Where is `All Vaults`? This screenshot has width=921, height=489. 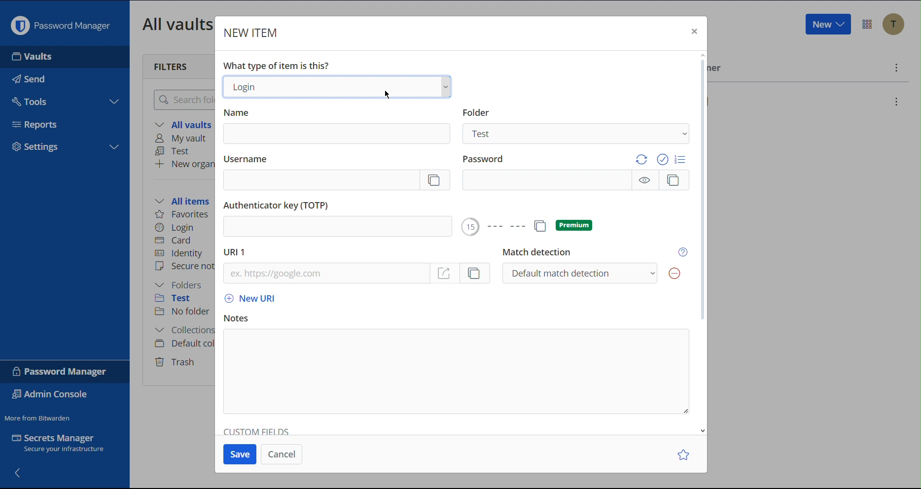
All Vaults is located at coordinates (175, 24).